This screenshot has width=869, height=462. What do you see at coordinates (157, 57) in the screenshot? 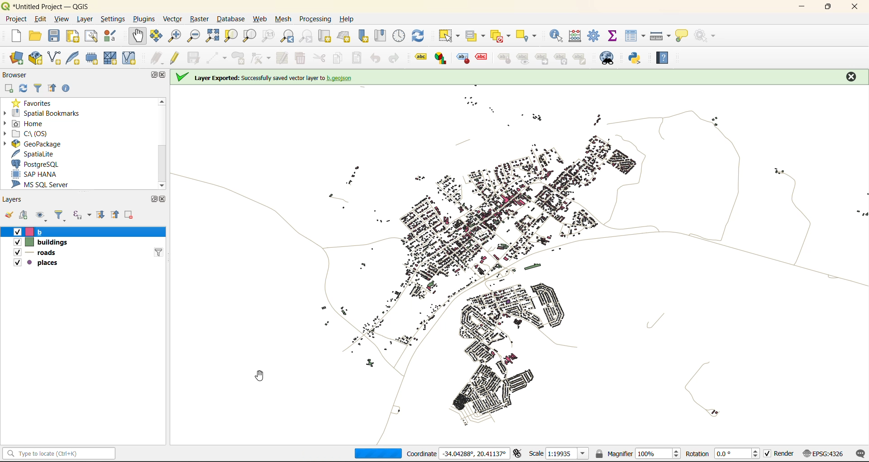
I see `edits` at bounding box center [157, 57].